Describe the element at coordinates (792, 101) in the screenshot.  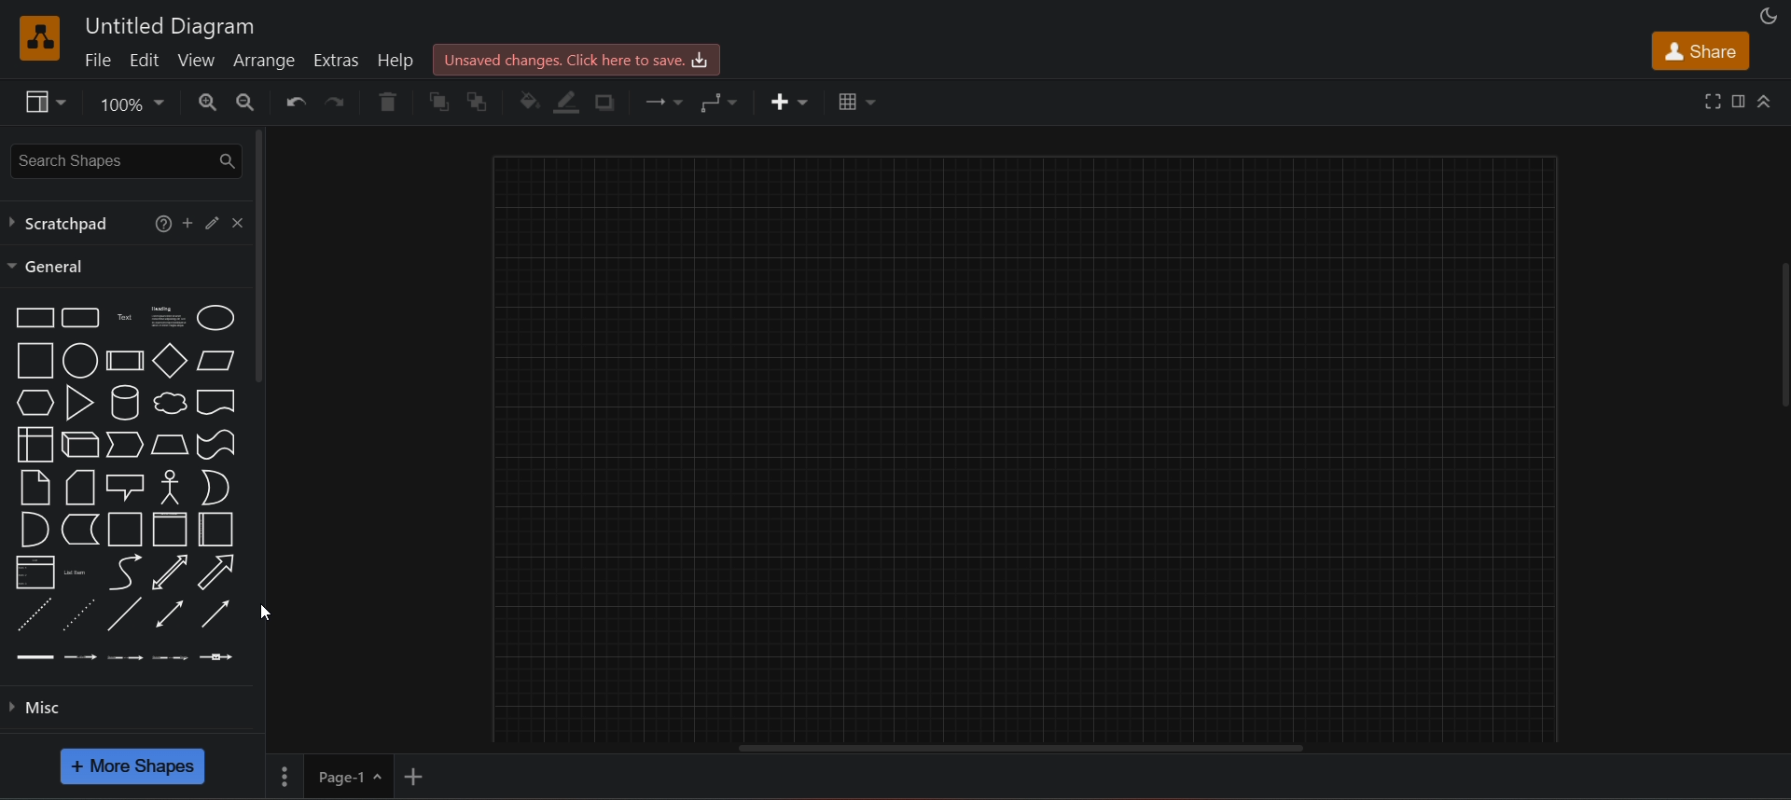
I see `insert` at that location.